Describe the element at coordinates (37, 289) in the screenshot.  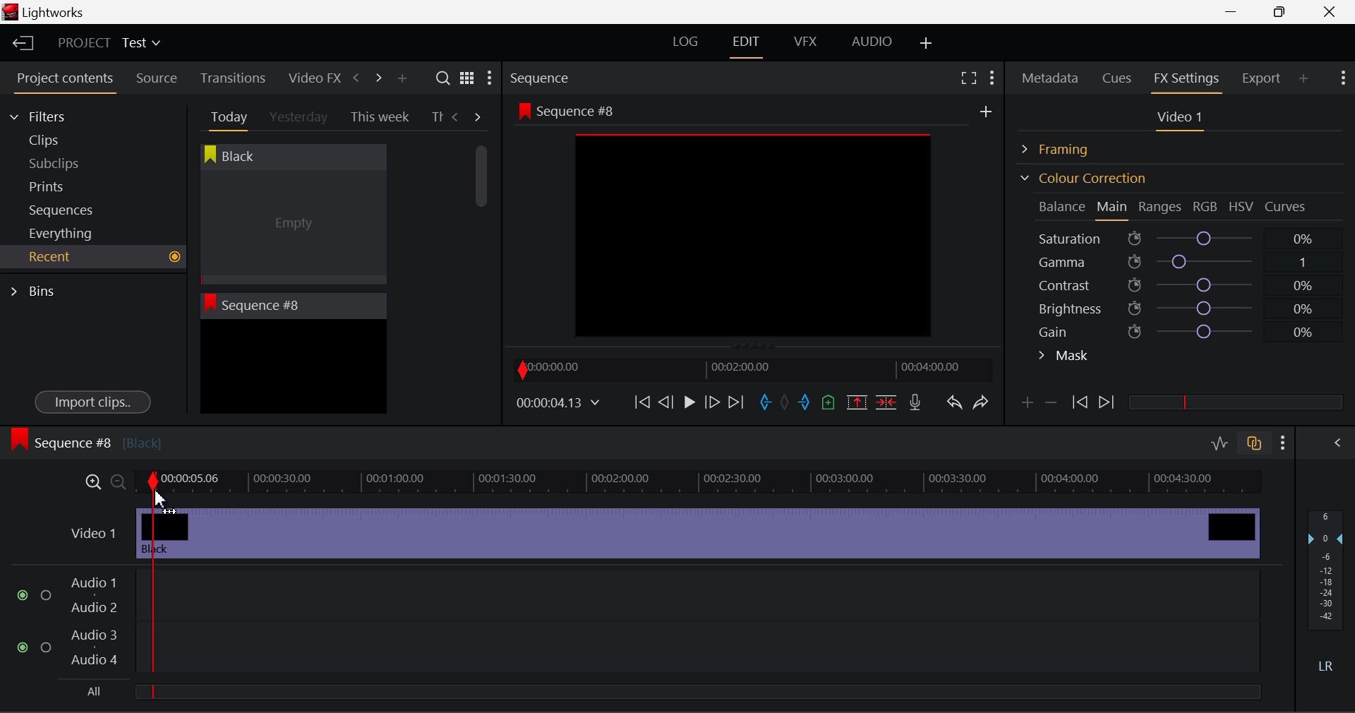
I see `Bins` at that location.